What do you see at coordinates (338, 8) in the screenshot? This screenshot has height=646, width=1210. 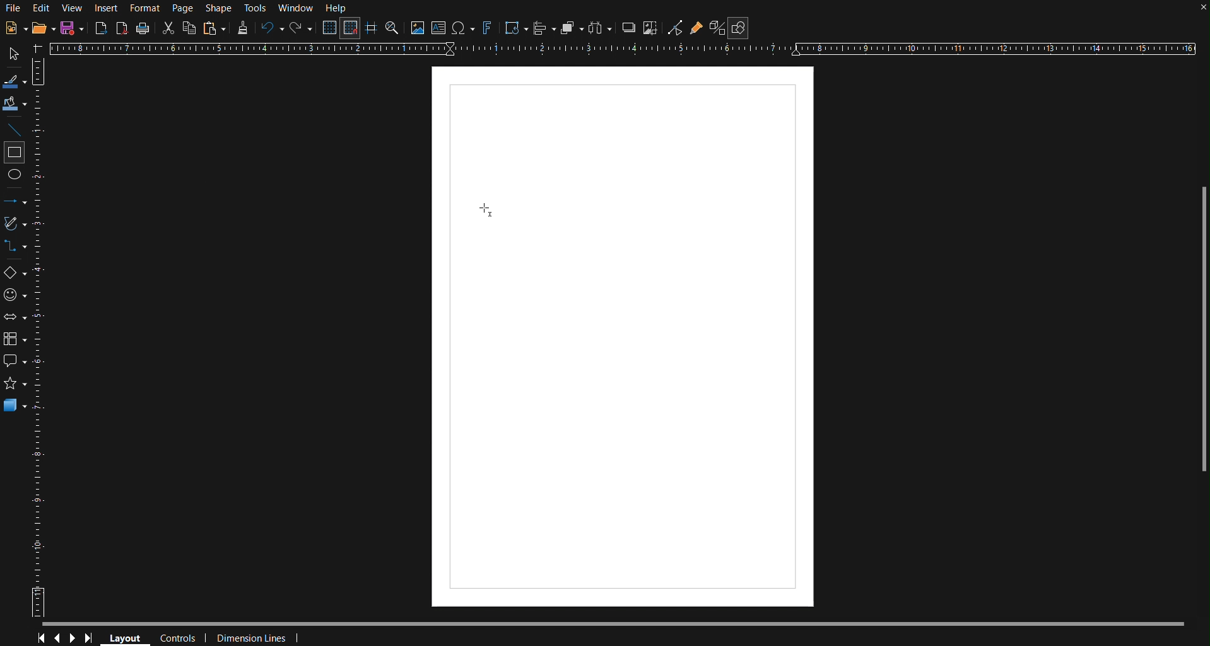 I see `Help` at bounding box center [338, 8].